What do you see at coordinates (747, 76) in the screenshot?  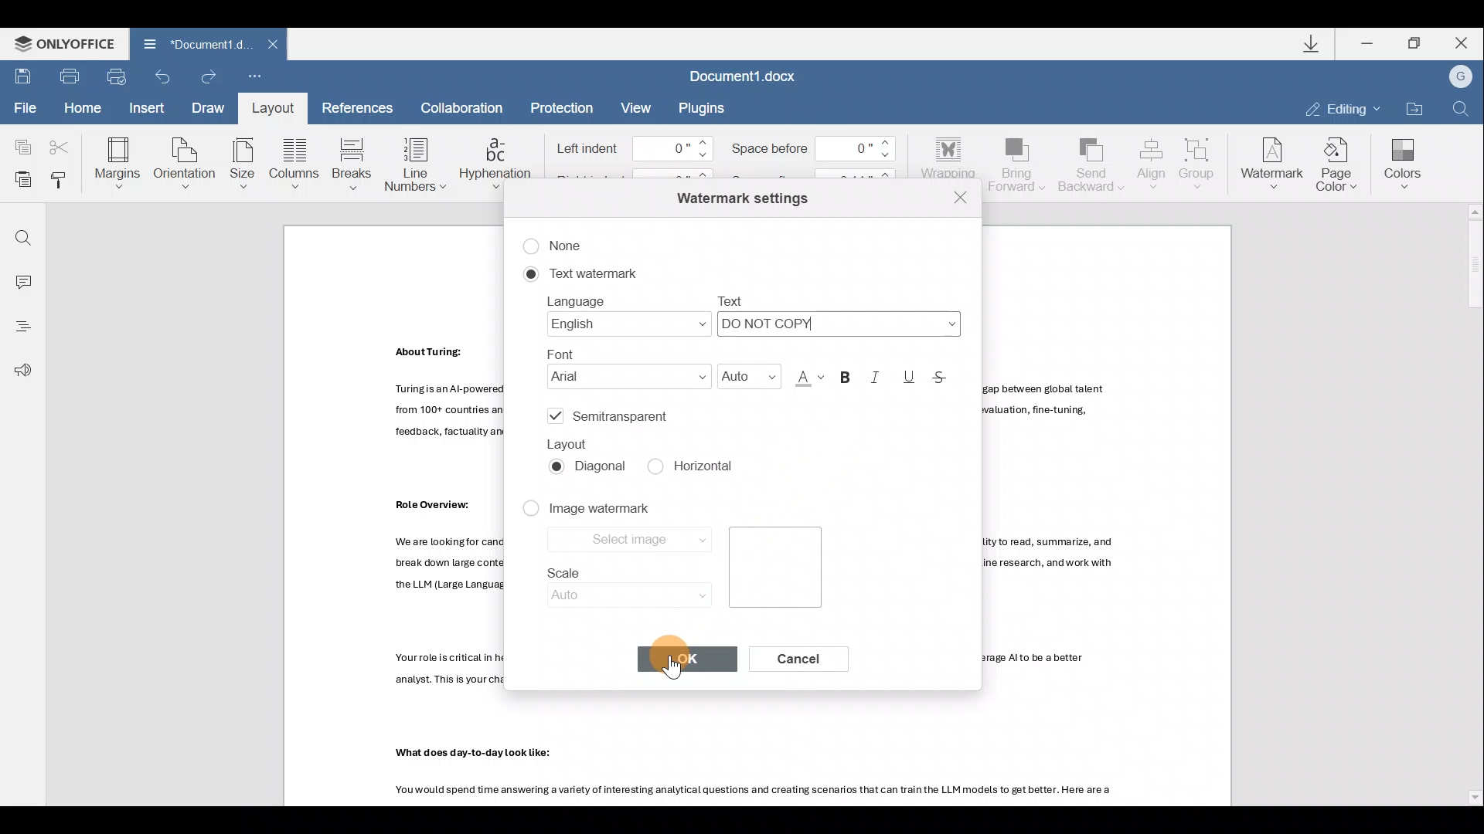 I see `Document1.docx` at bounding box center [747, 76].